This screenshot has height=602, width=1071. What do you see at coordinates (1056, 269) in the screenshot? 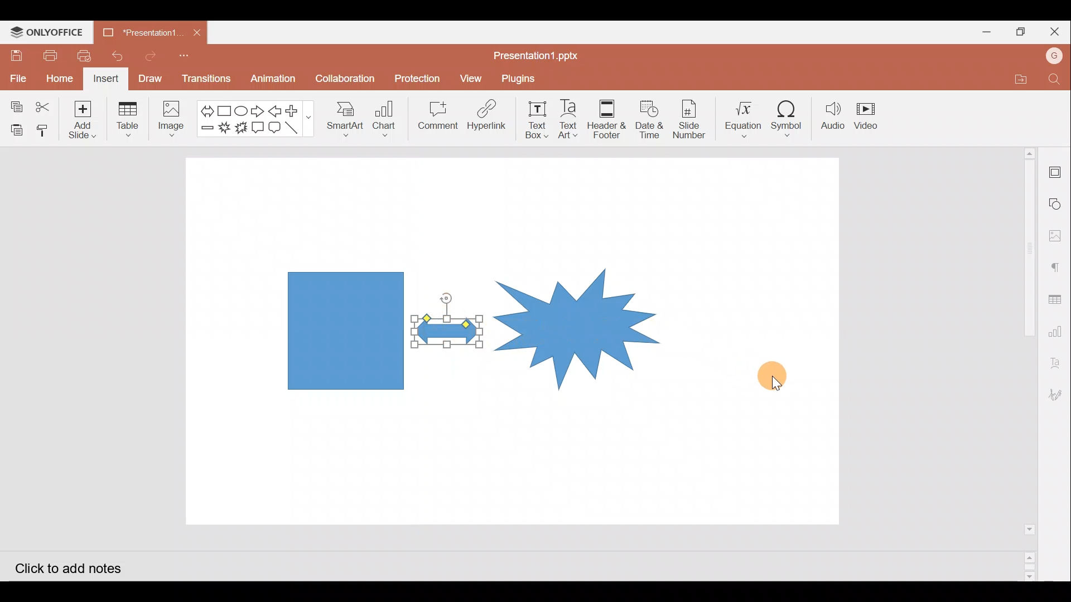
I see `Paragraph settings` at bounding box center [1056, 269].